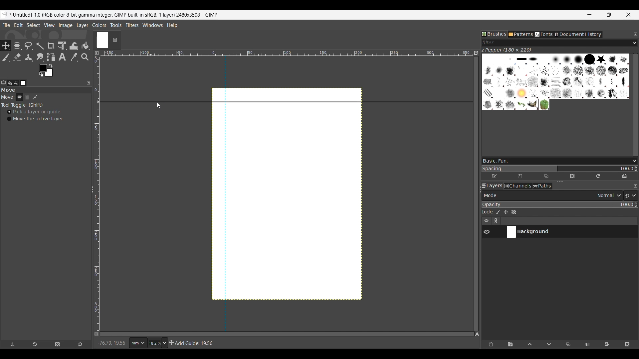 This screenshot has height=359, width=639. What do you see at coordinates (82, 25) in the screenshot?
I see `Layer menu` at bounding box center [82, 25].